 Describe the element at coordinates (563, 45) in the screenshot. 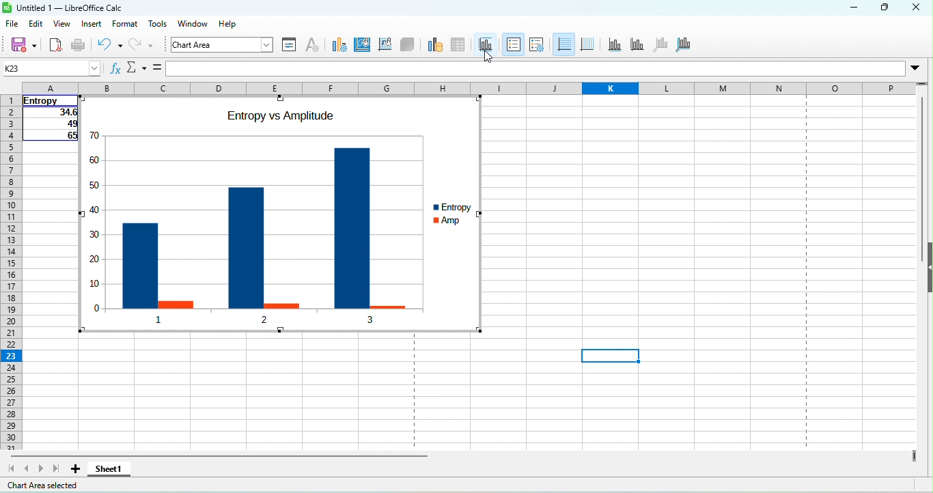

I see `horizontal gids` at that location.